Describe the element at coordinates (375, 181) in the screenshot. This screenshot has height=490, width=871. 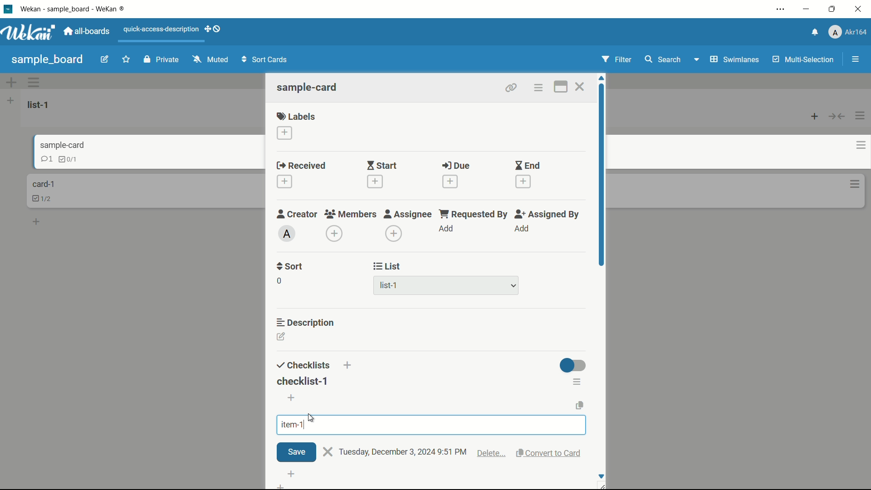
I see `add date` at that location.